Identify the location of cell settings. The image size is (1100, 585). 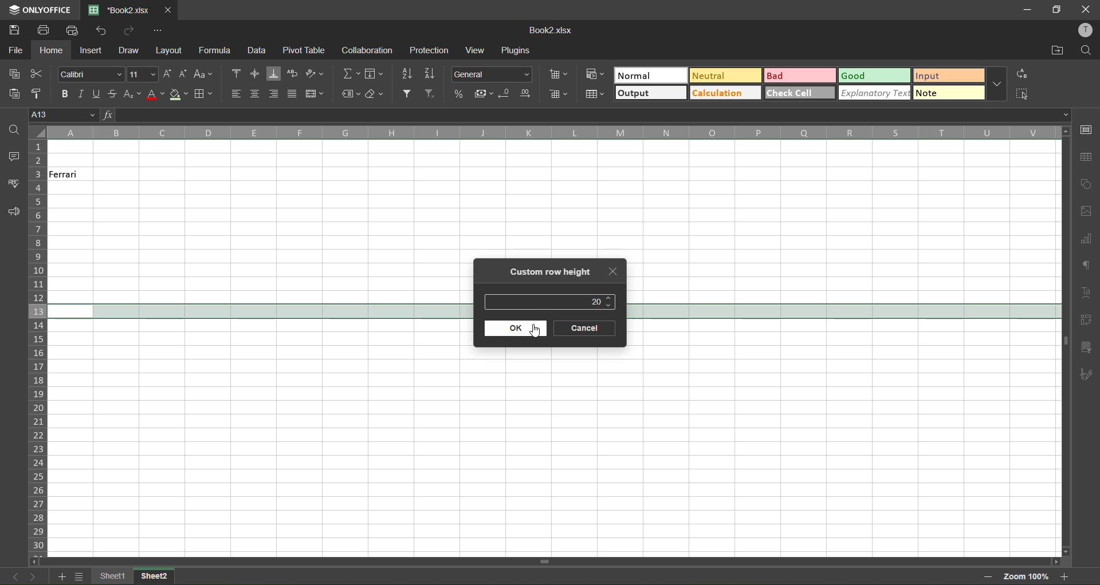
(1089, 129).